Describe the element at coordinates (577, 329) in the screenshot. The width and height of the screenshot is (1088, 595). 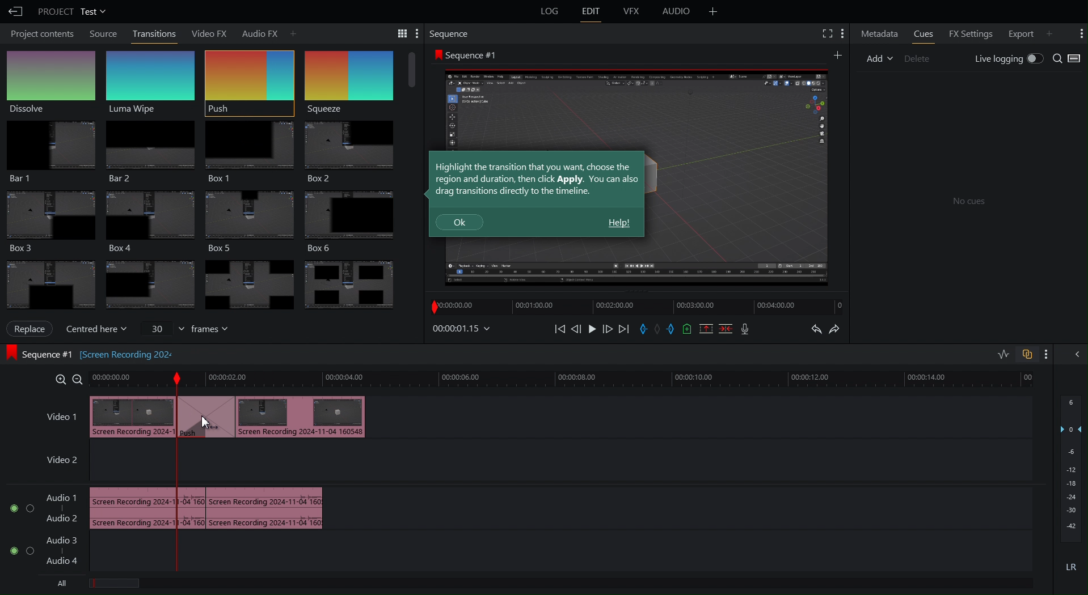
I see `Move Back` at that location.